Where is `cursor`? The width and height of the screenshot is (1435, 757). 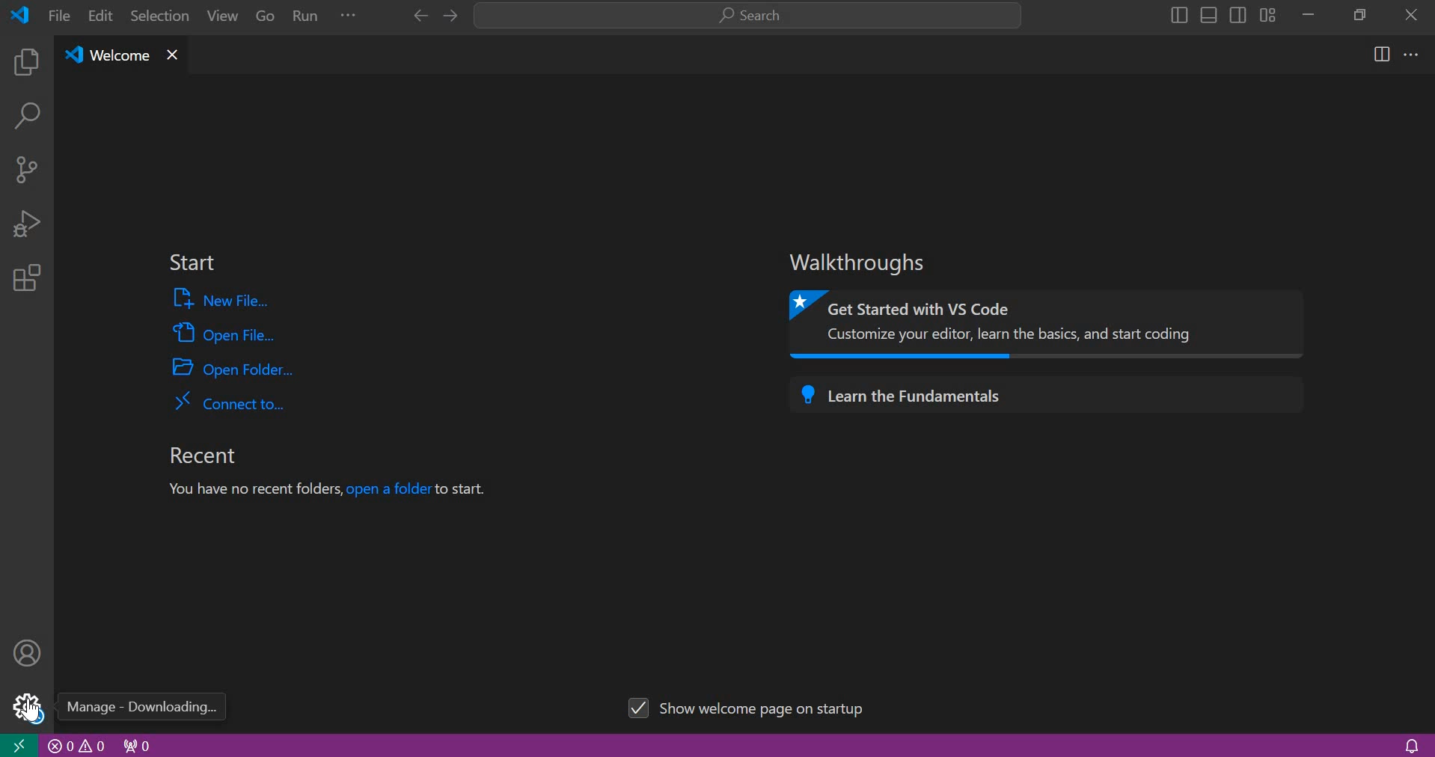
cursor is located at coordinates (31, 709).